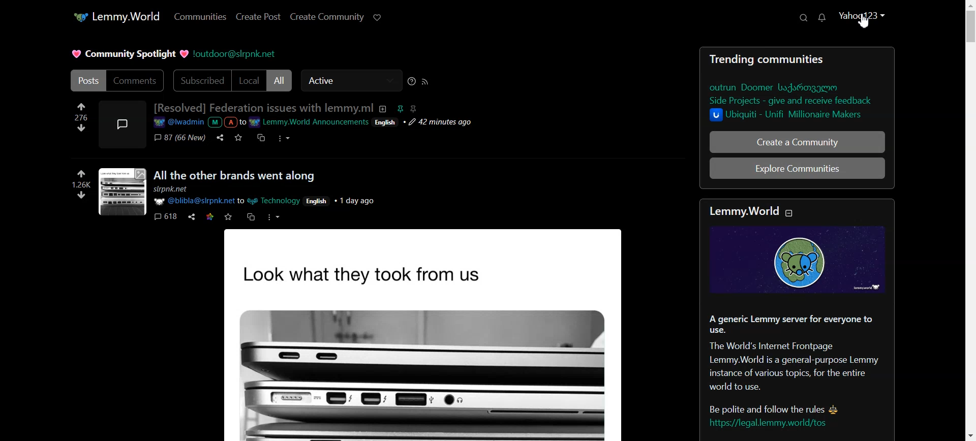 The height and width of the screenshot is (441, 976). Describe the element at coordinates (789, 116) in the screenshot. I see `Ubiquiti - unifi millionaire makers` at that location.